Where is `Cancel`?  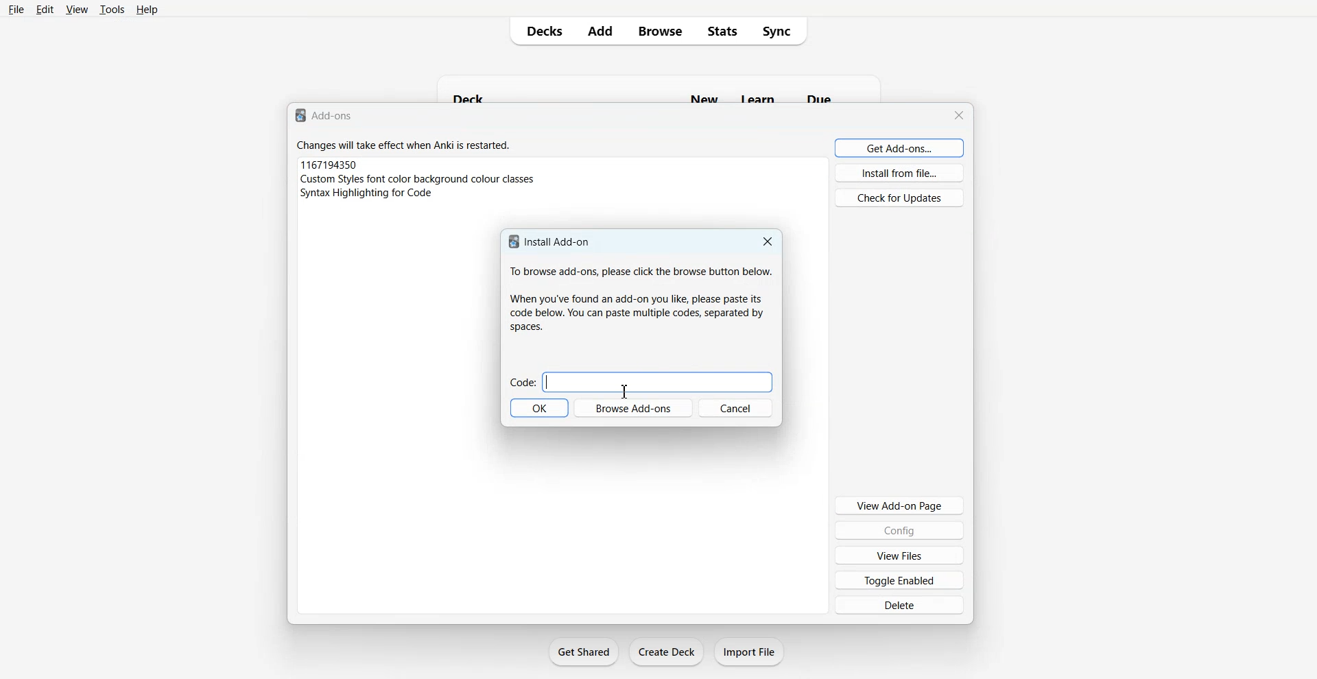
Cancel is located at coordinates (737, 407).